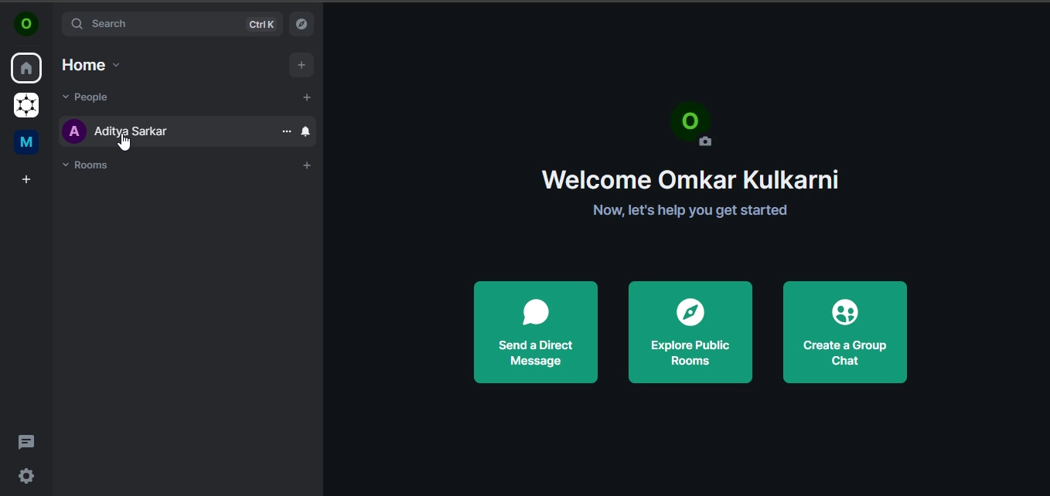 This screenshot has height=496, width=1050. Describe the element at coordinates (302, 23) in the screenshot. I see `explore rooms` at that location.